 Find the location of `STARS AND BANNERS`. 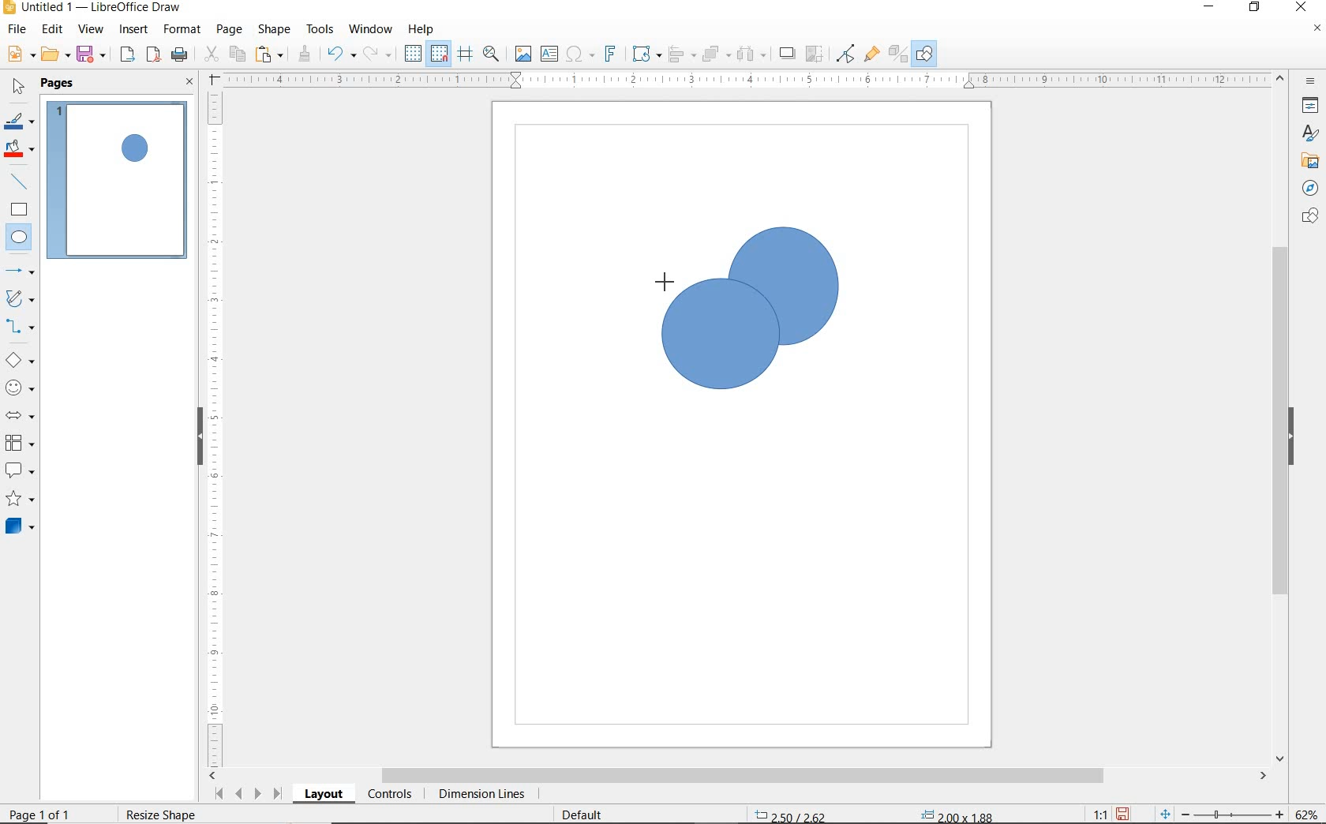

STARS AND BANNERS is located at coordinates (20, 500).